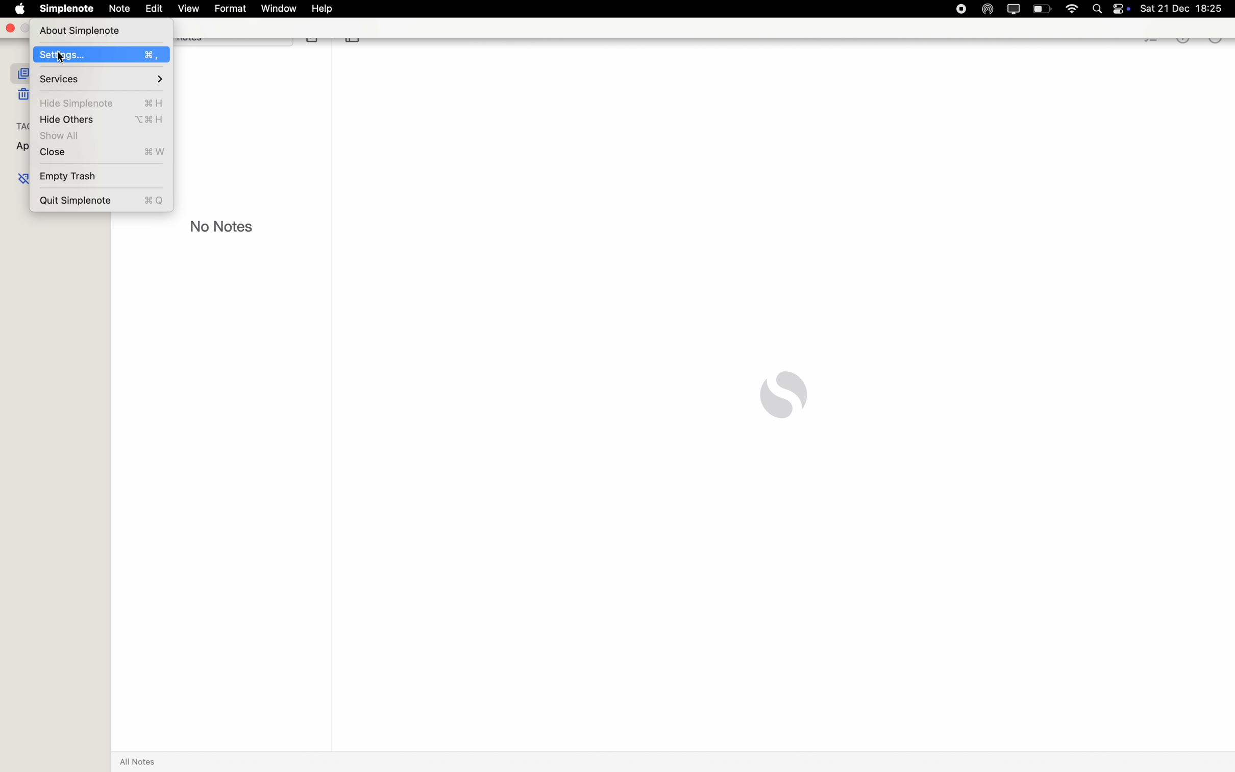 This screenshot has width=1235, height=772. I want to click on all notes, so click(20, 73).